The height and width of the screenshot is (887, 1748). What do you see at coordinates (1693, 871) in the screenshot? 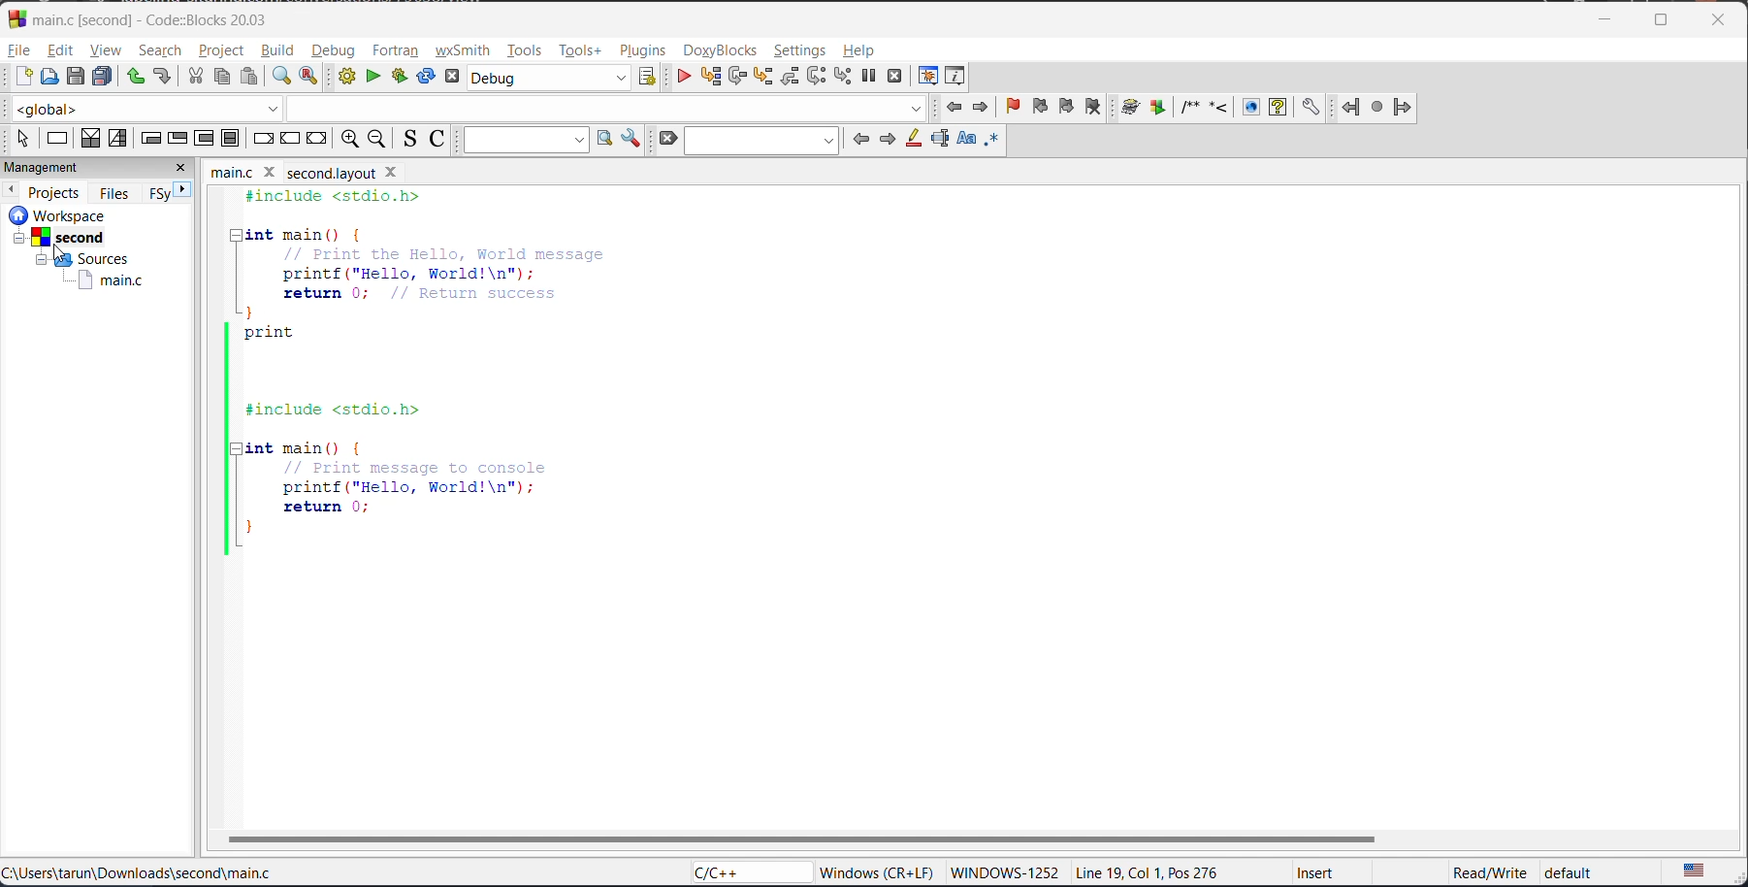
I see `text language` at bounding box center [1693, 871].